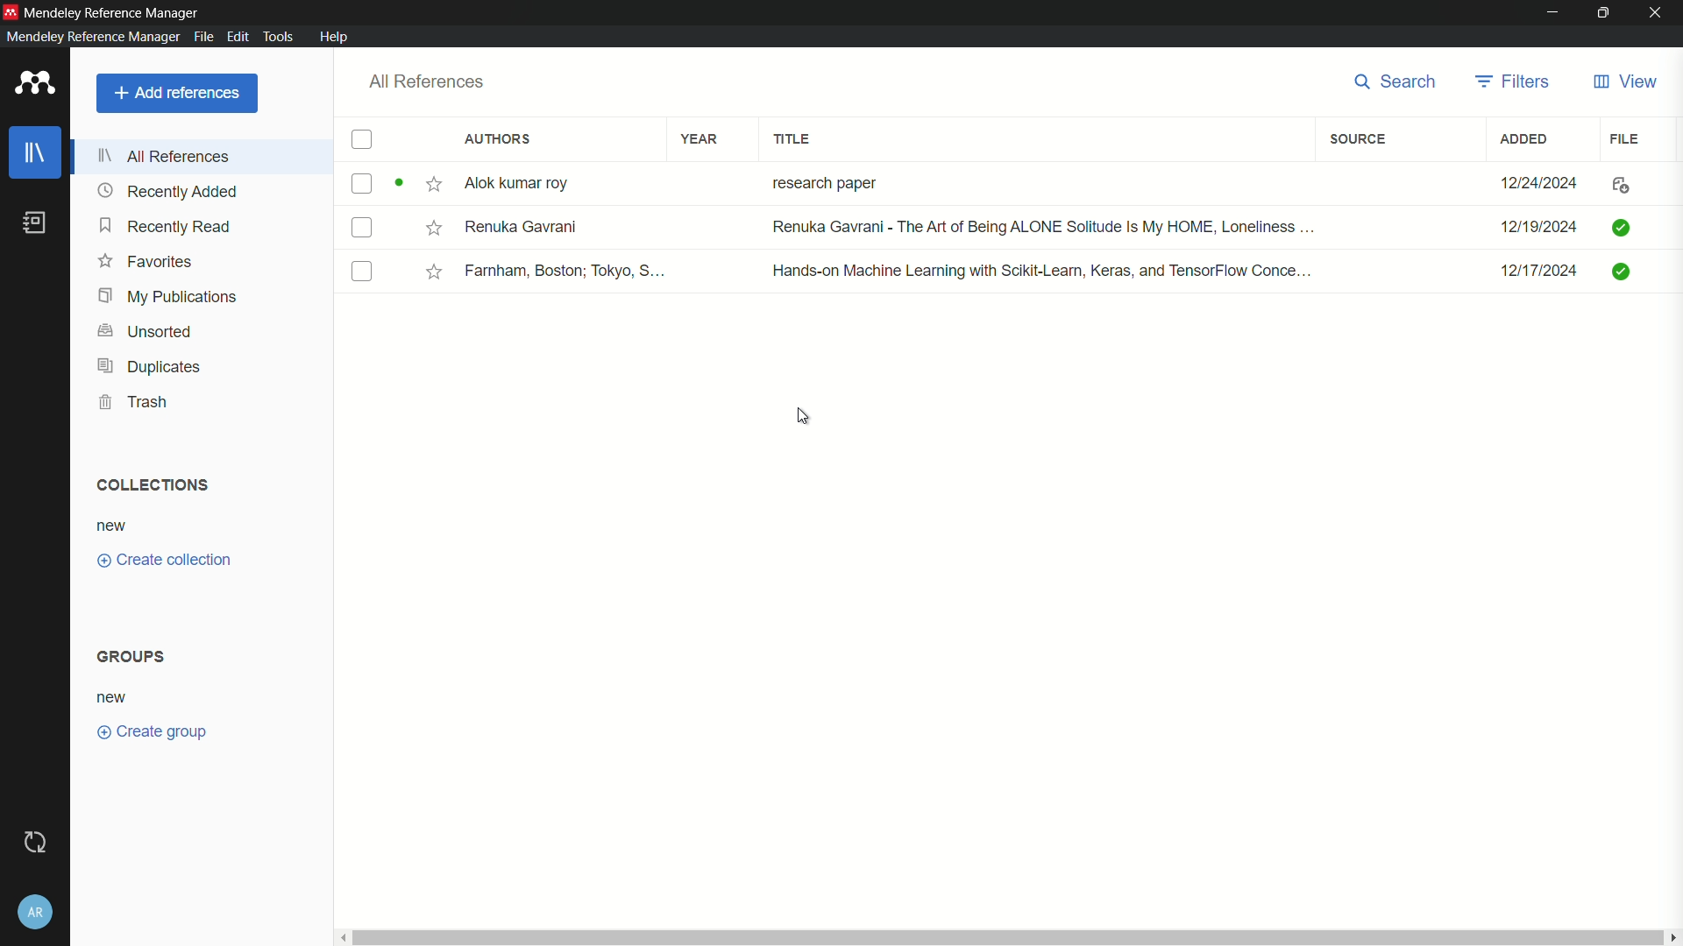 This screenshot has height=946, width=1683. What do you see at coordinates (90, 36) in the screenshot?
I see `mendeley reference manager` at bounding box center [90, 36].